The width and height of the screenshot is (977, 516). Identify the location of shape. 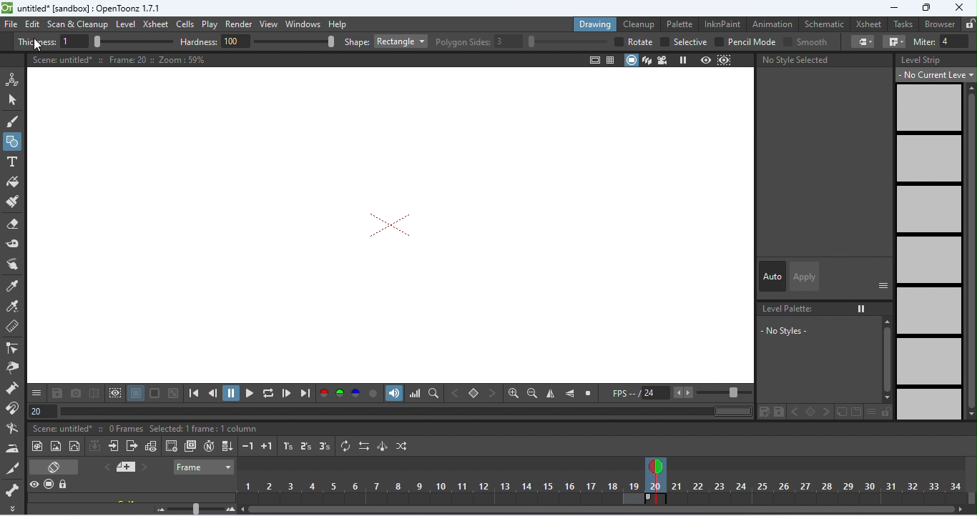
(357, 41).